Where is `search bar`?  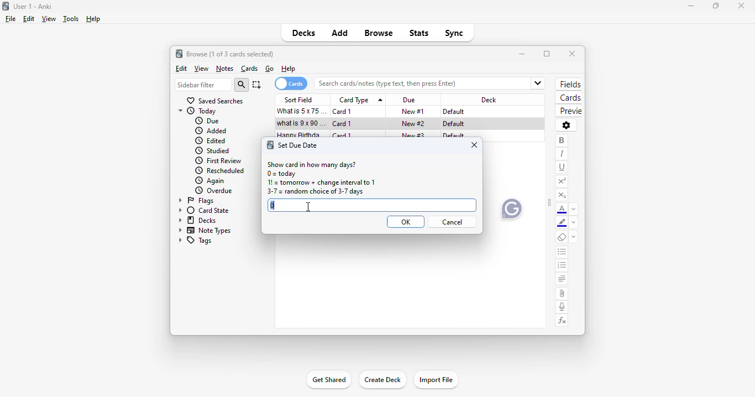 search bar is located at coordinates (418, 83).